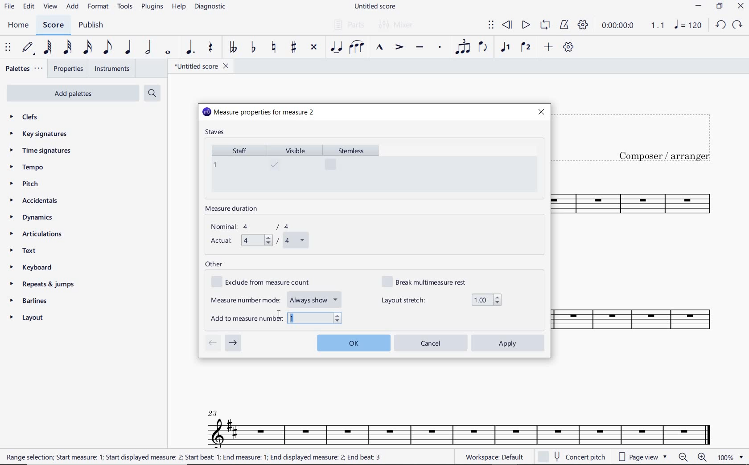 The height and width of the screenshot is (465, 749). Describe the element at coordinates (86, 48) in the screenshot. I see `16TH NOTE` at that location.